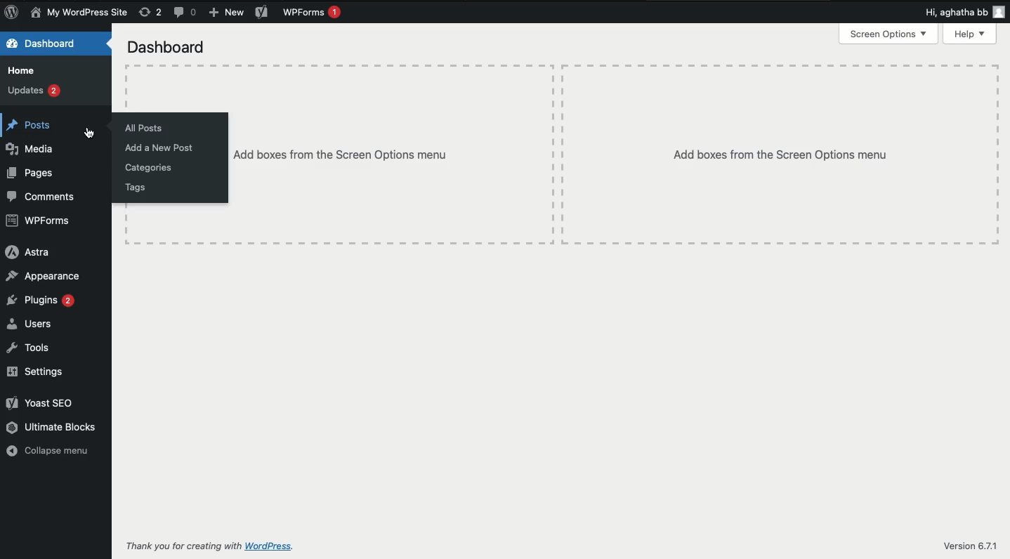  Describe the element at coordinates (187, 13) in the screenshot. I see `Comments` at that location.